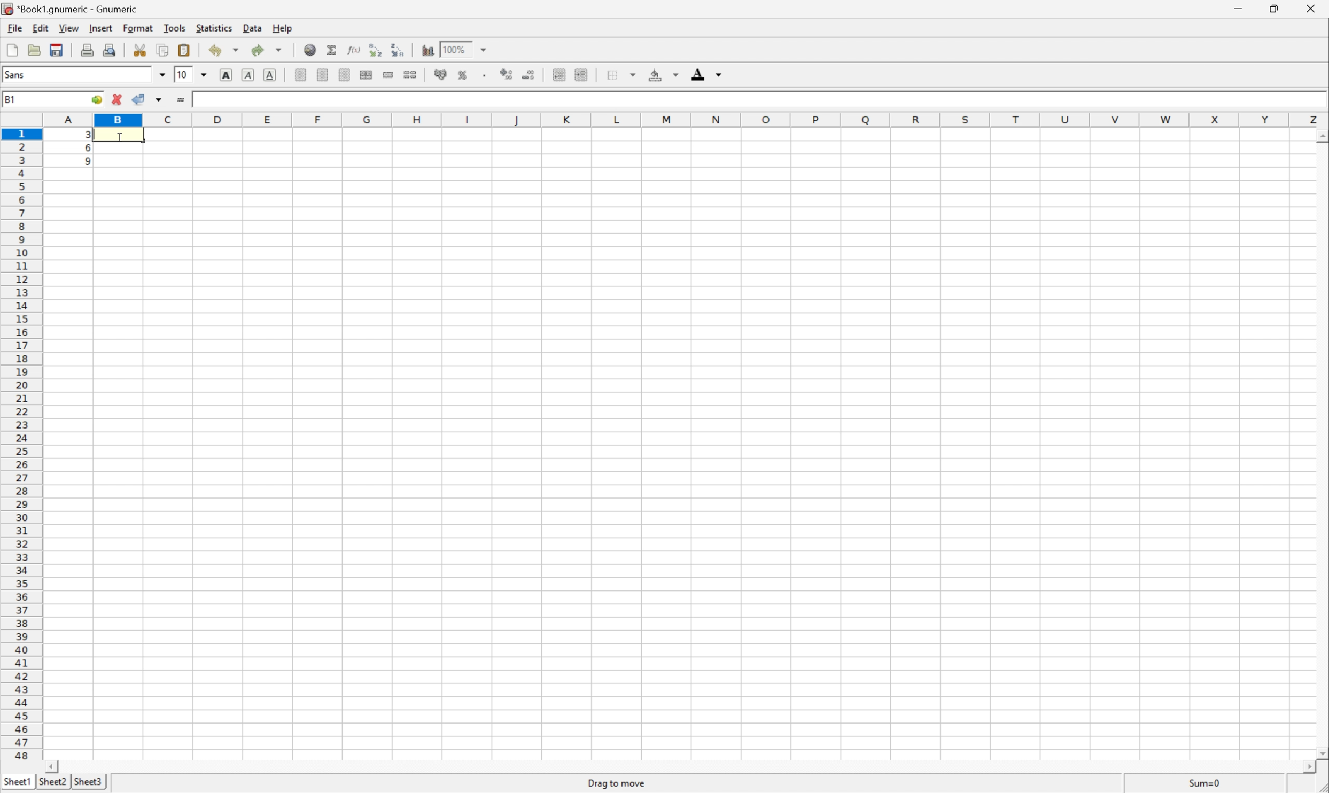  I want to click on 3, so click(197, 99).